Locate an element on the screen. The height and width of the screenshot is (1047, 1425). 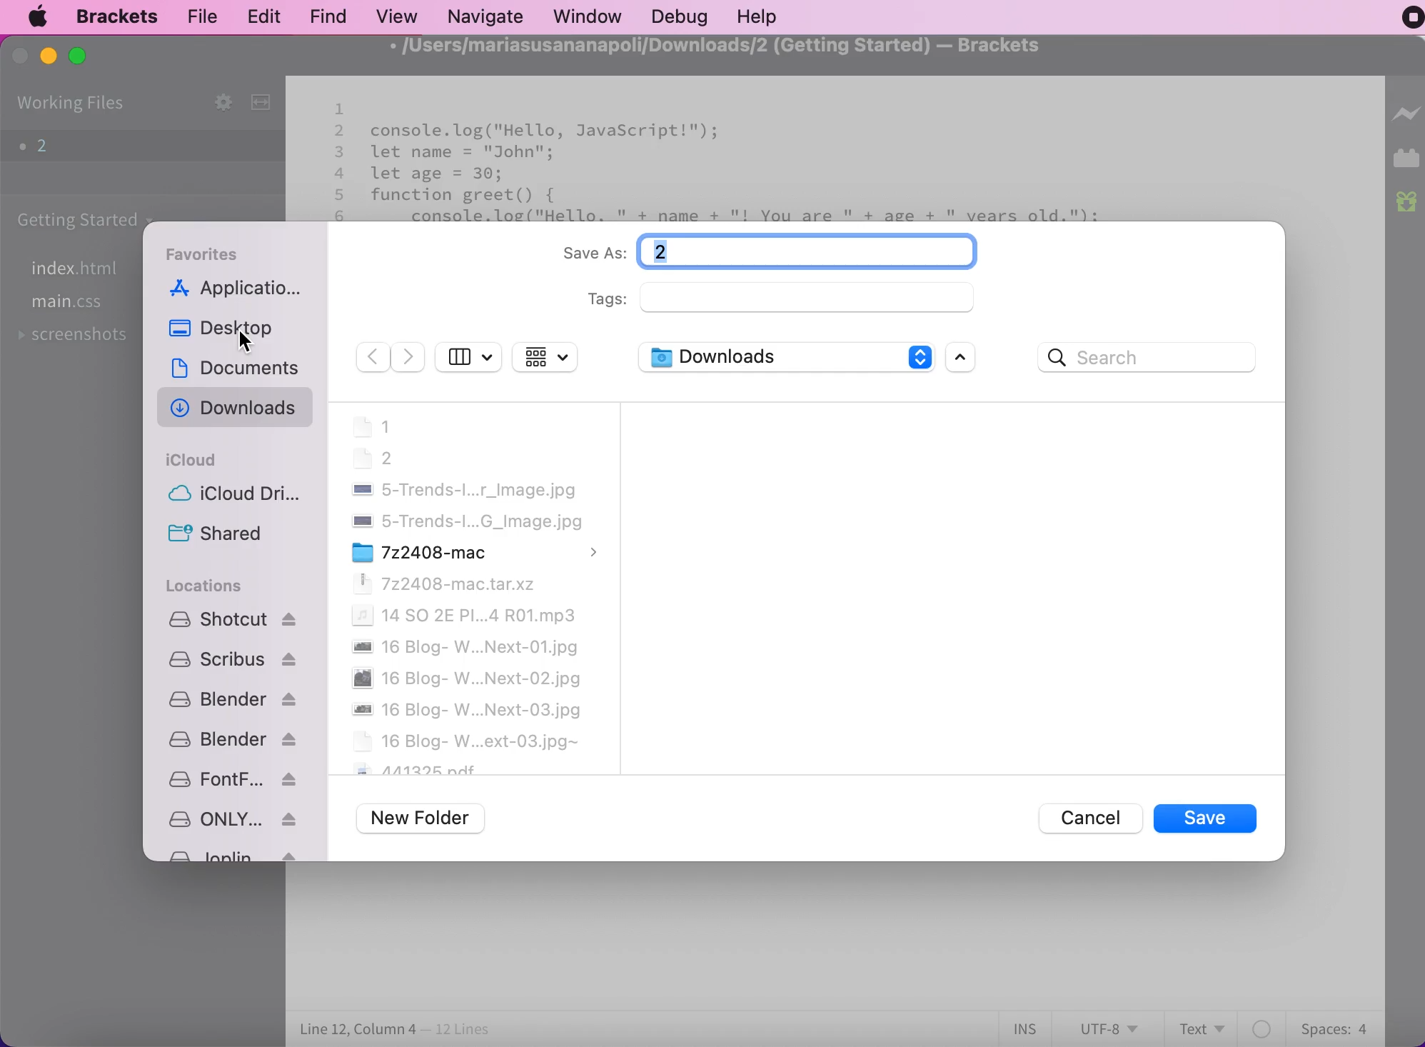
show sidebar is located at coordinates (469, 356).